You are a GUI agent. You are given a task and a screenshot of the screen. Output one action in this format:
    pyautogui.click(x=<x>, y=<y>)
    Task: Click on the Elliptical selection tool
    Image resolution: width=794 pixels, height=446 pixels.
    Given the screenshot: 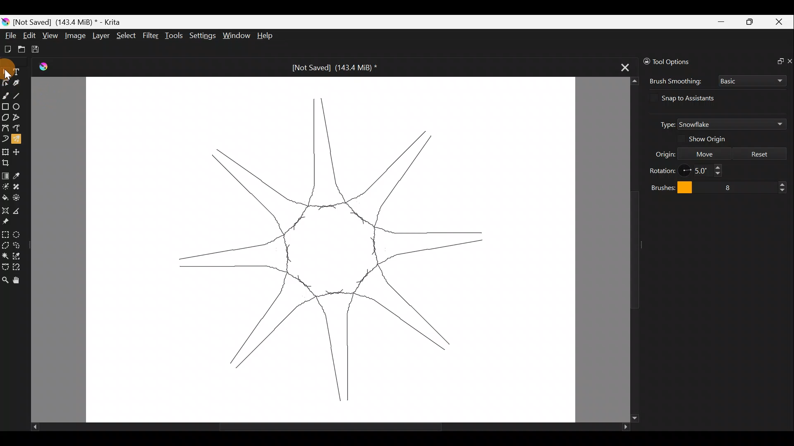 What is the action you would take?
    pyautogui.click(x=19, y=233)
    